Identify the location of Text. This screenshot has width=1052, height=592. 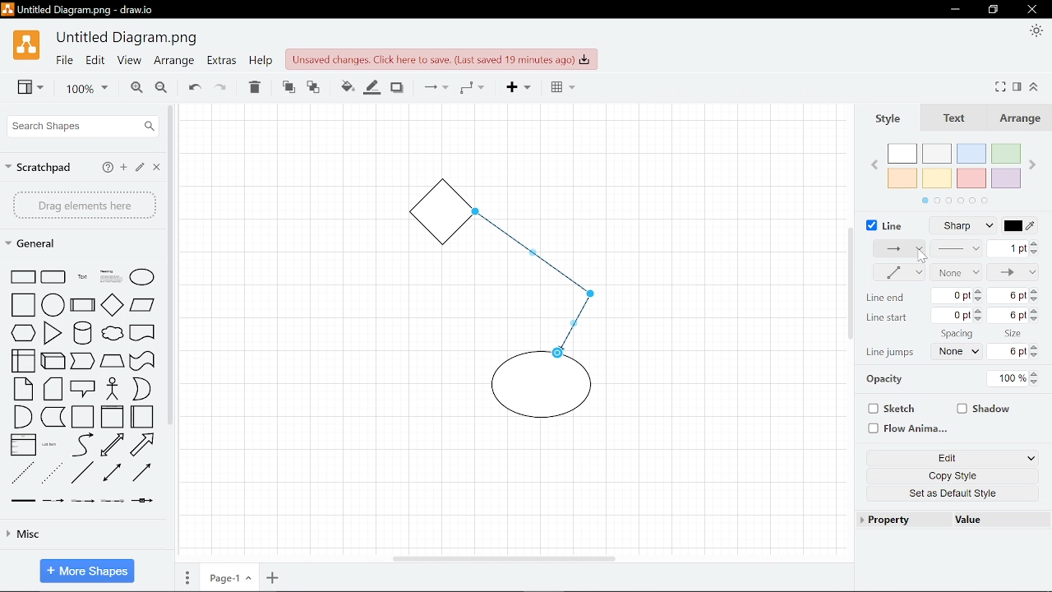
(957, 120).